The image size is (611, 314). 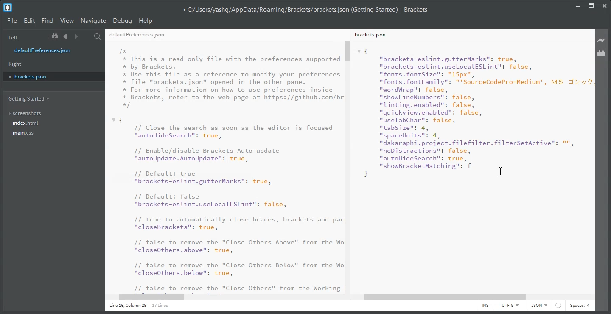 I want to click on Maximize, so click(x=591, y=5).